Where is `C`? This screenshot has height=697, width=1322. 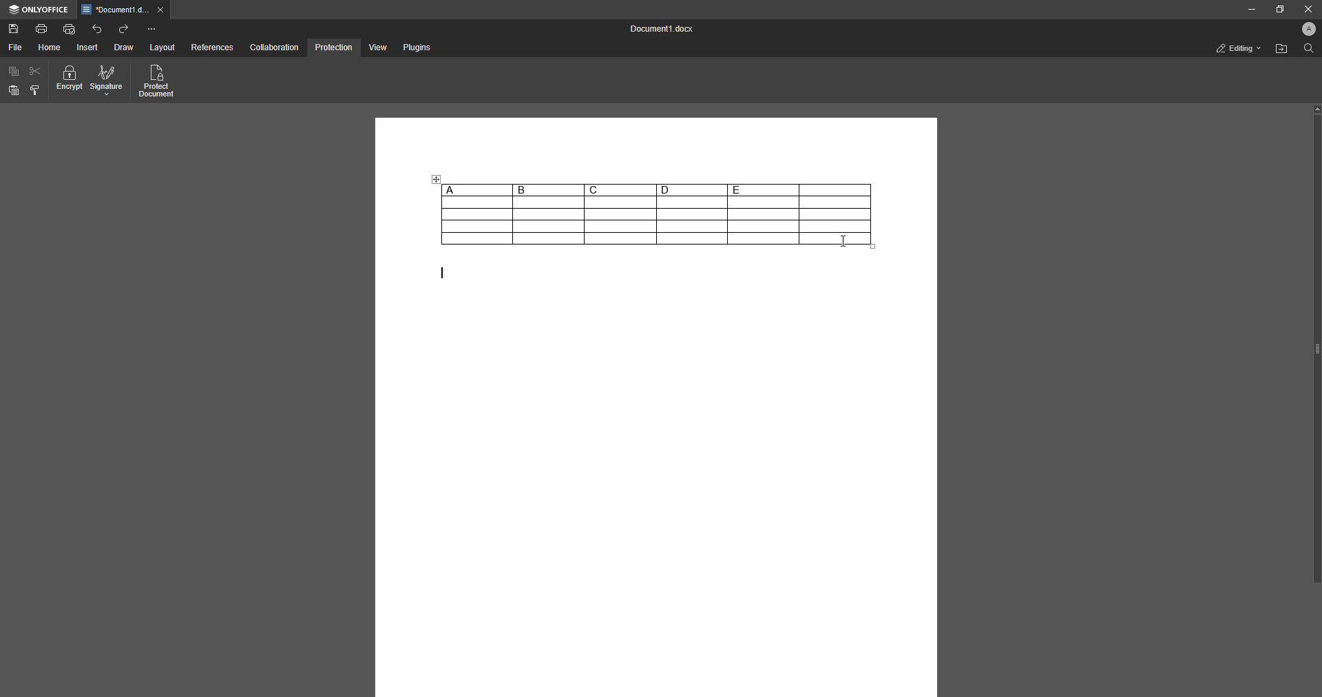 C is located at coordinates (620, 189).